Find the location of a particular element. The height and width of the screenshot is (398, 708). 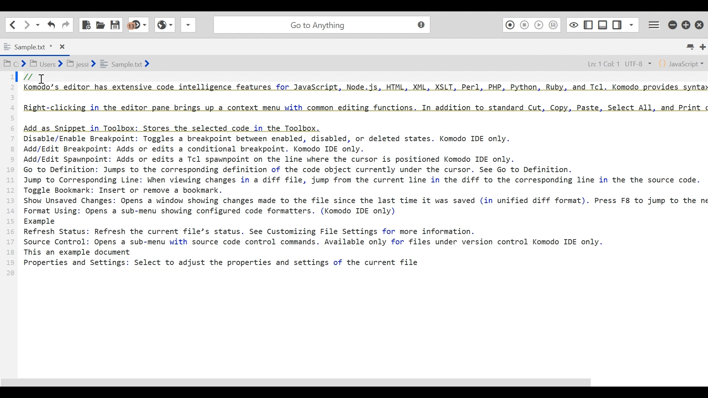

Play Last Macro is located at coordinates (539, 24).